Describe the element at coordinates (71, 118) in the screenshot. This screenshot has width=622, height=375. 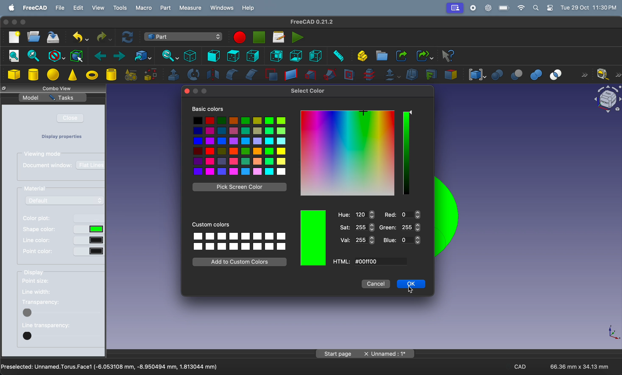
I see `close` at that location.